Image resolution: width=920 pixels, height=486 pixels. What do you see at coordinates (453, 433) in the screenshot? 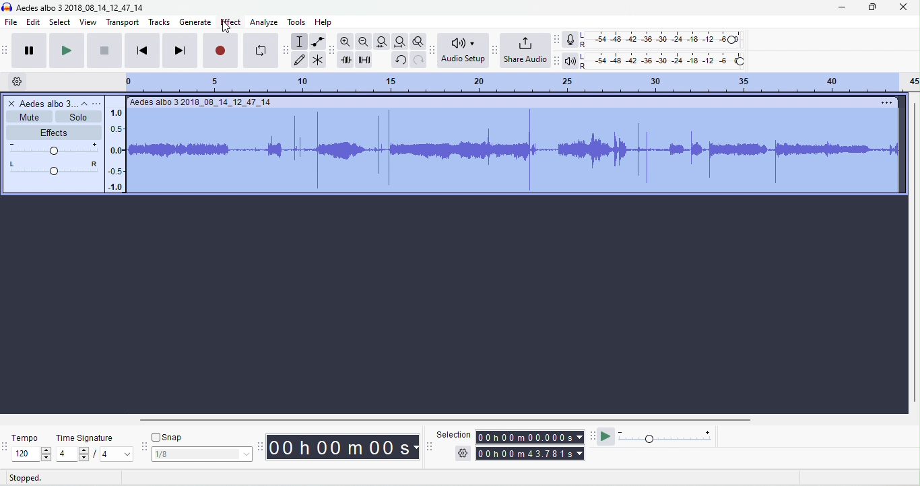
I see `selection` at bounding box center [453, 433].